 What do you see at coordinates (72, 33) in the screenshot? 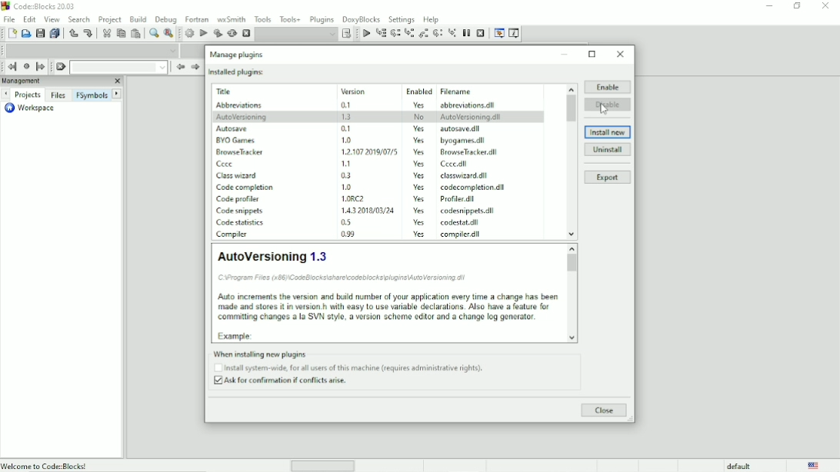
I see `Undo` at bounding box center [72, 33].